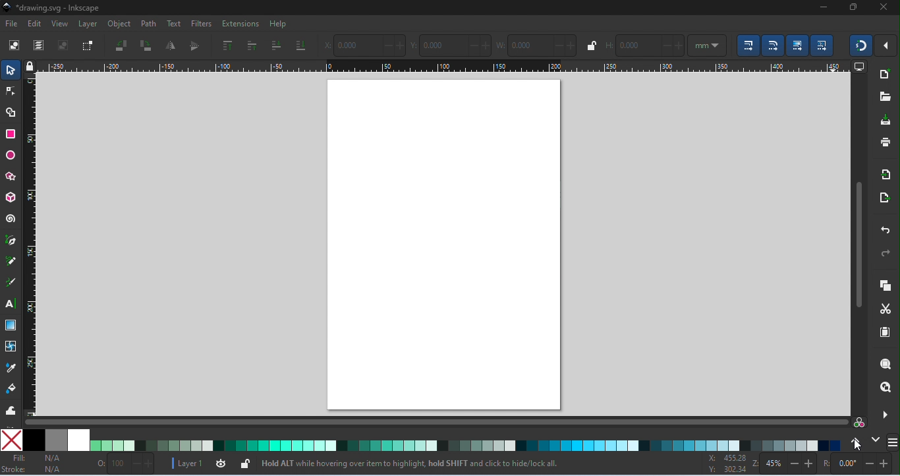 The height and width of the screenshot is (476, 900). I want to click on display options, so click(860, 67).